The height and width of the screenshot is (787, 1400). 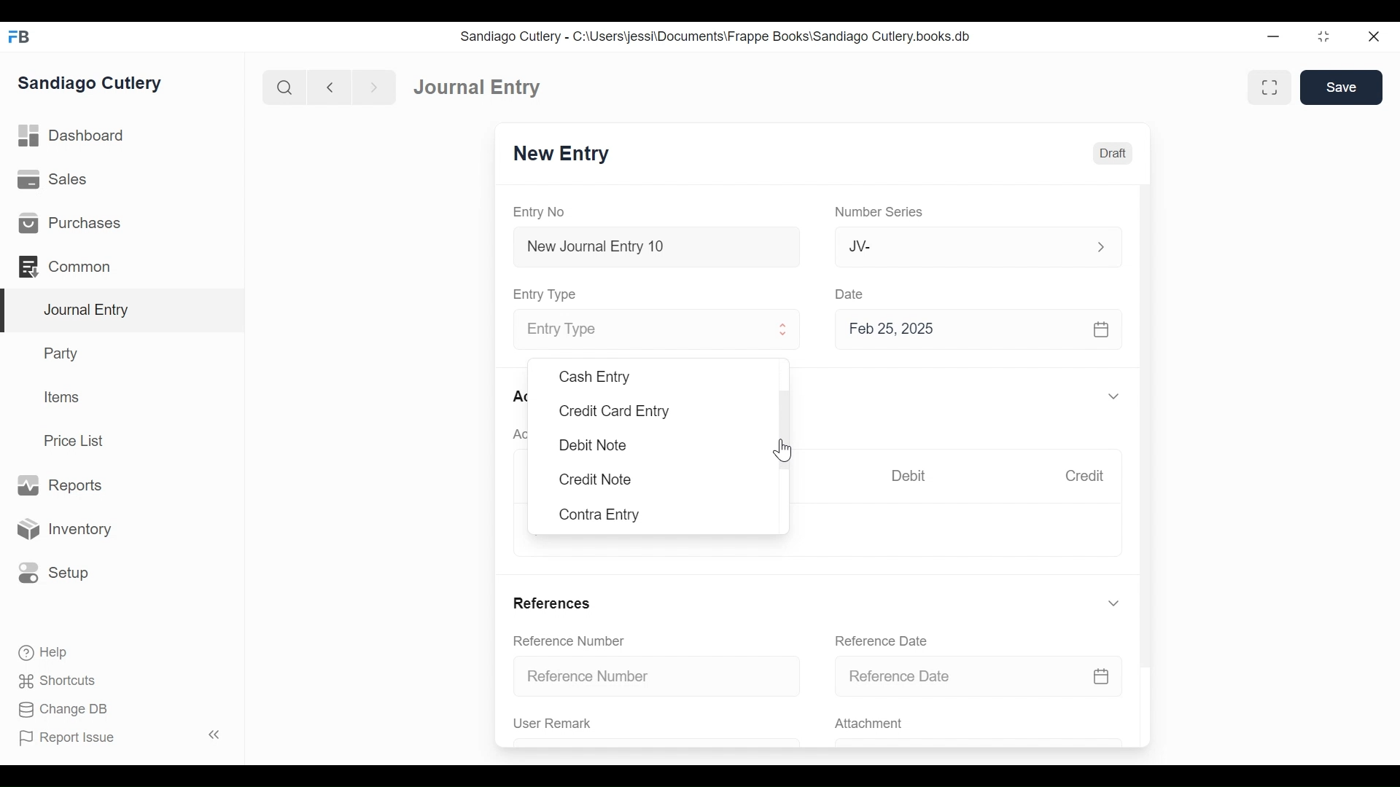 I want to click on Journal Entry, so click(x=123, y=310).